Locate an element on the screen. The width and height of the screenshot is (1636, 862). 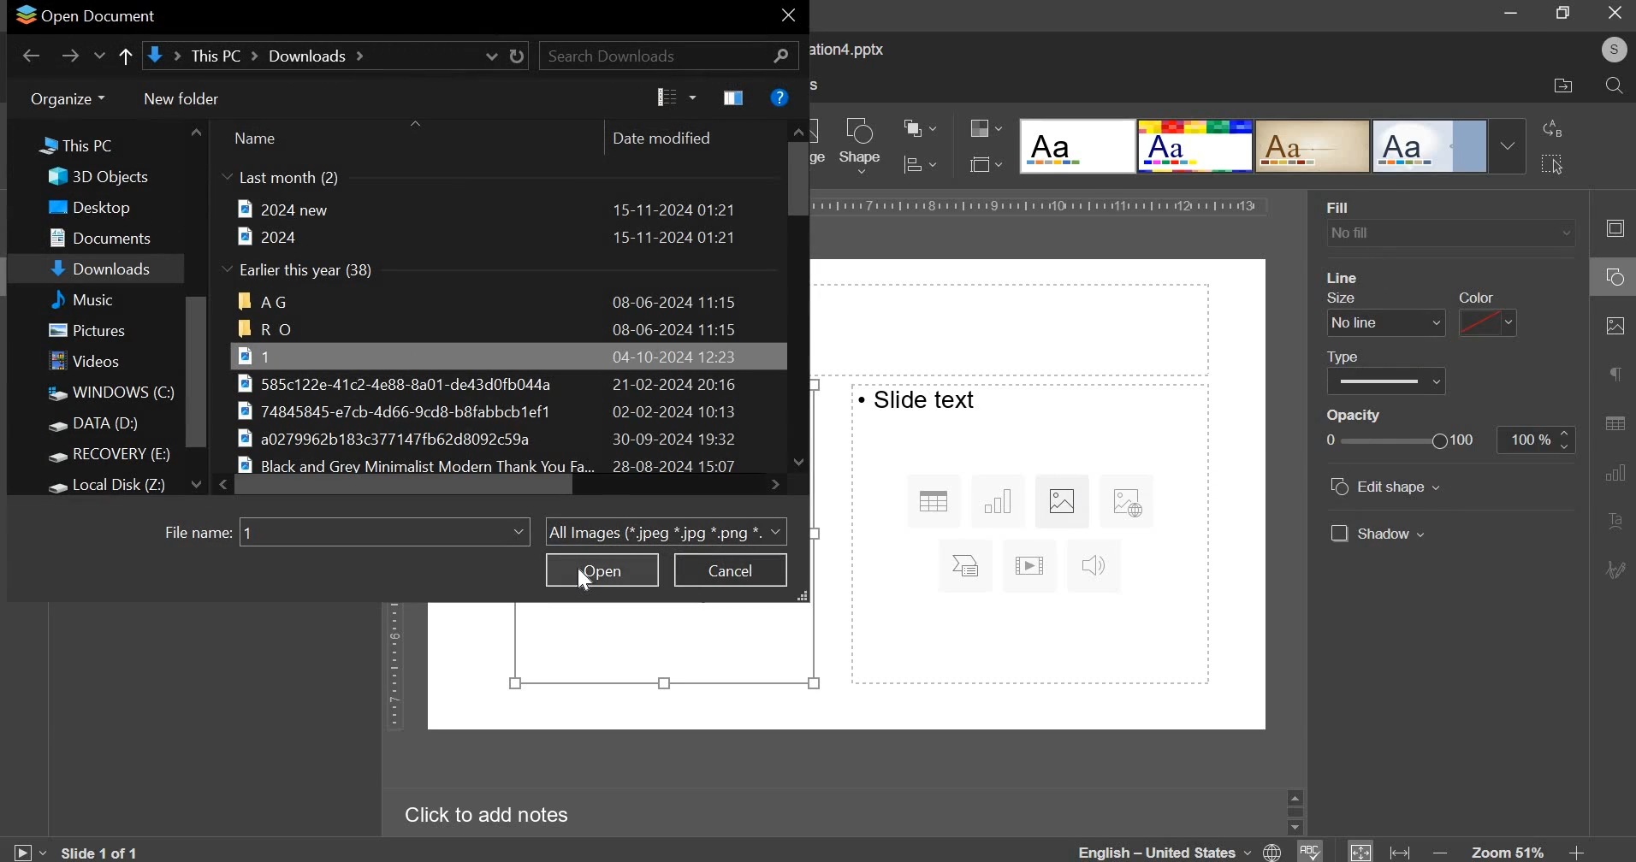
design is located at coordinates (1314, 147).